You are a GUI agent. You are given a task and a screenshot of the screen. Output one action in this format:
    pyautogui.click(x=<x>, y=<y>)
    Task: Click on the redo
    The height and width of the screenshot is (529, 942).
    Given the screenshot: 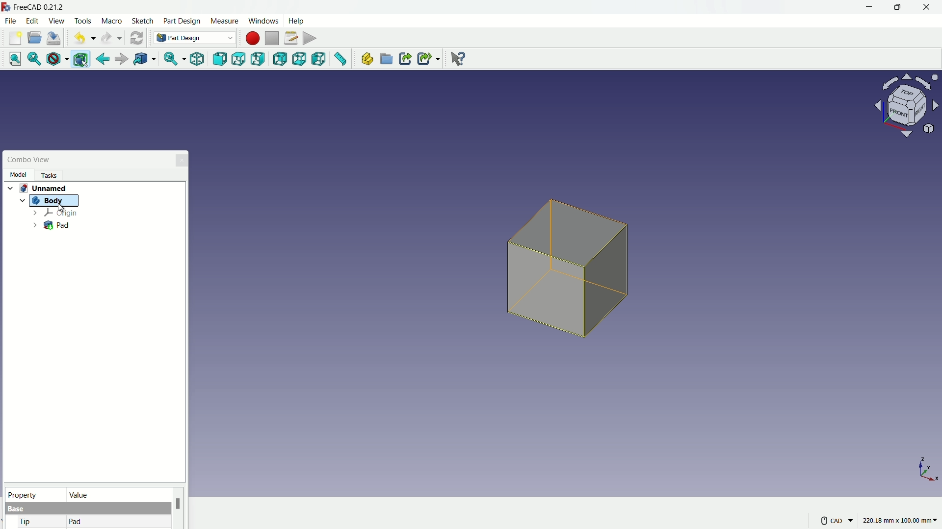 What is the action you would take?
    pyautogui.click(x=111, y=38)
    